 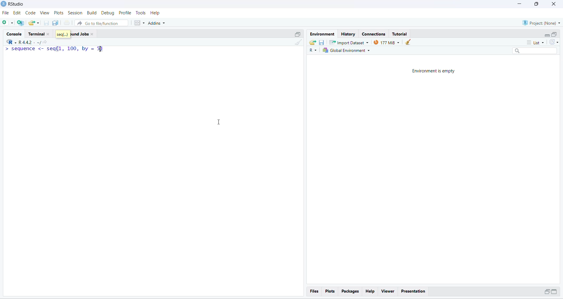 I want to click on R 4.4.2 ~/, so click(x=29, y=43).